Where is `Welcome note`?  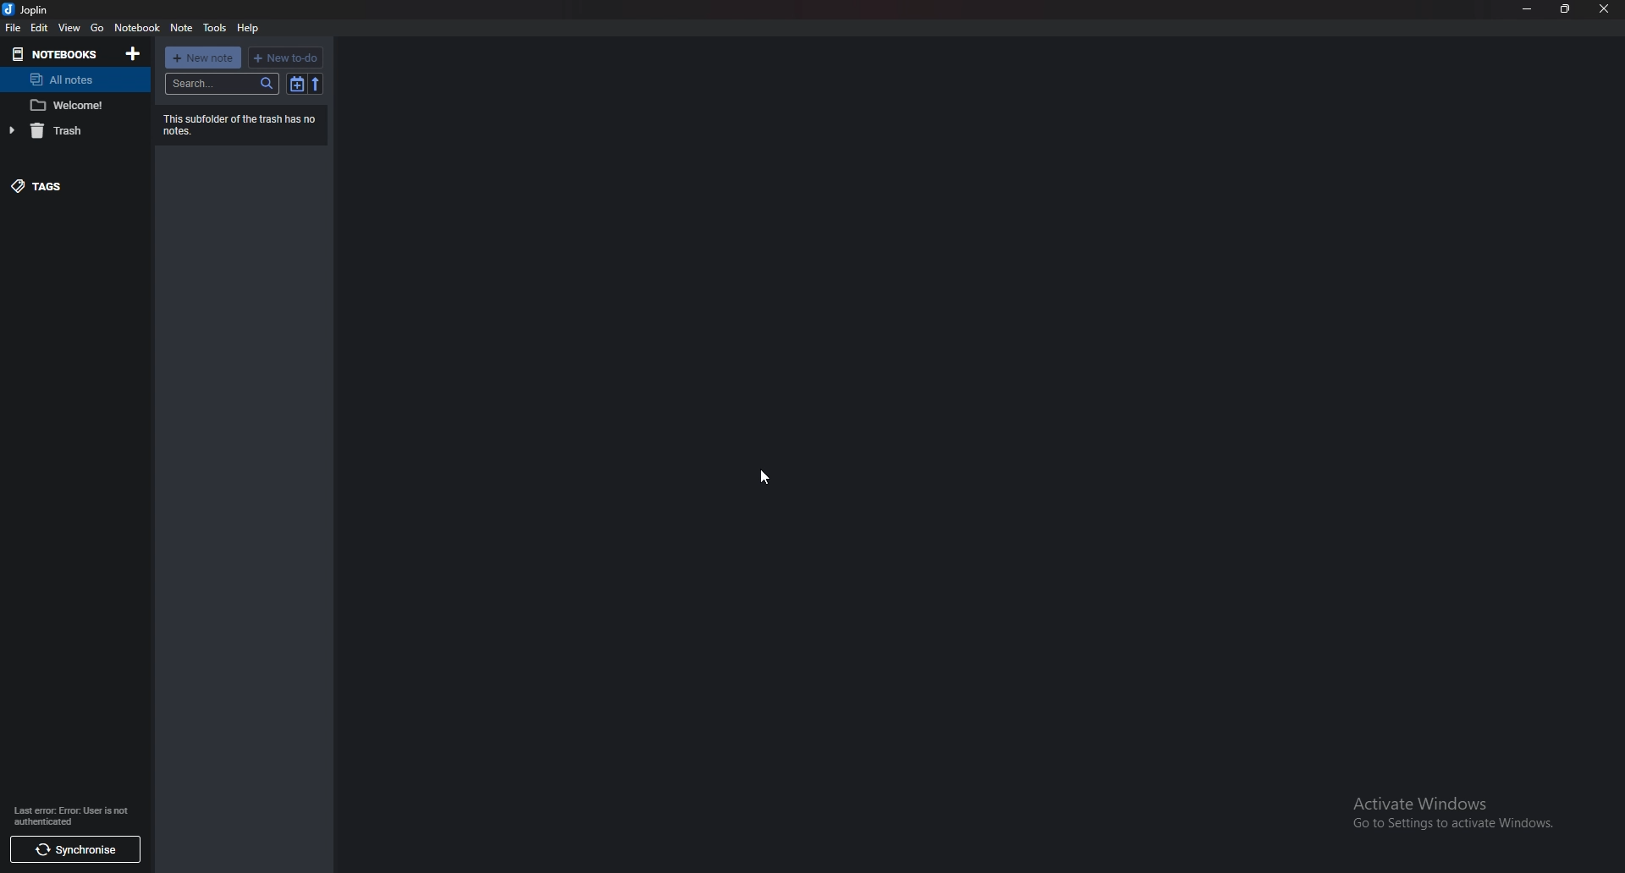
Welcome note is located at coordinates (75, 106).